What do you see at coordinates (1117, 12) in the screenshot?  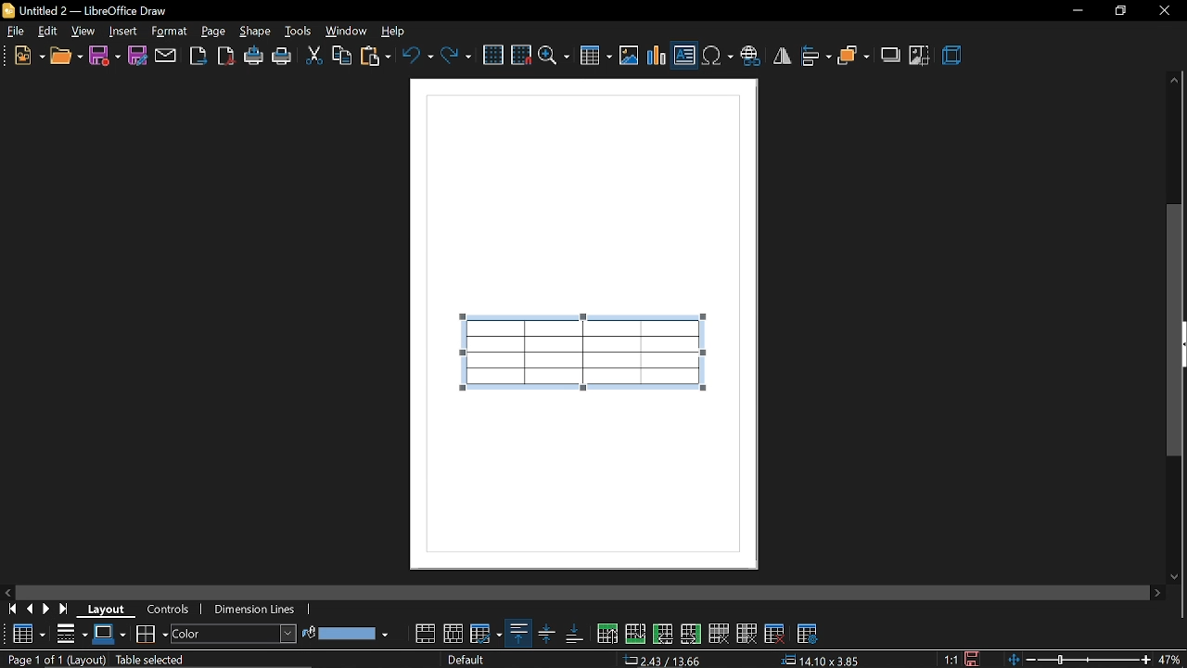 I see `Restore down` at bounding box center [1117, 12].